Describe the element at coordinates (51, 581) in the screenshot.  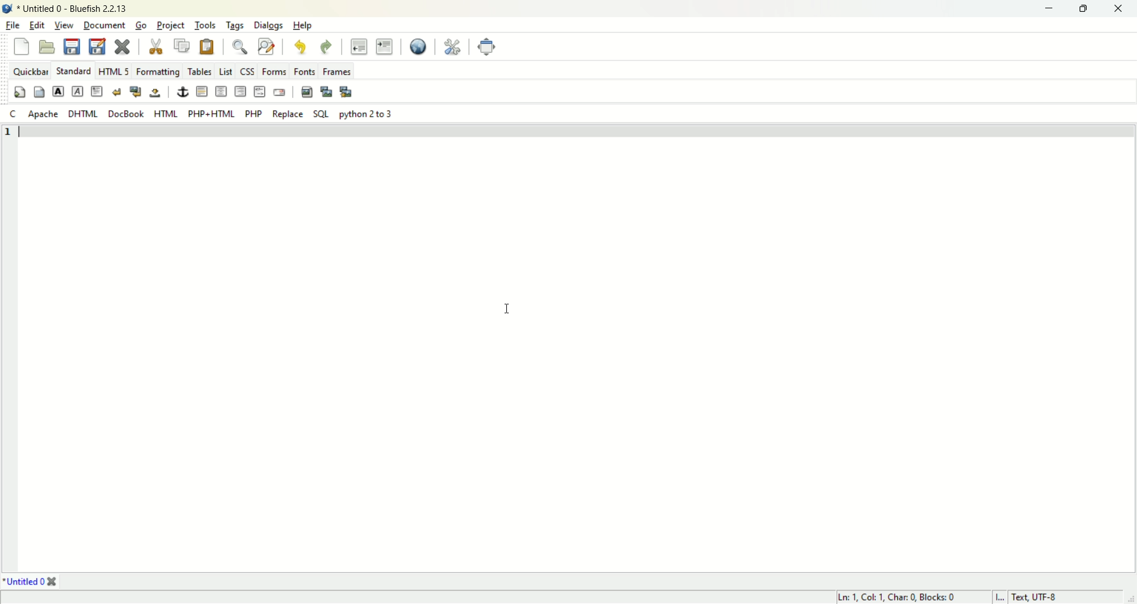
I see `close` at that location.